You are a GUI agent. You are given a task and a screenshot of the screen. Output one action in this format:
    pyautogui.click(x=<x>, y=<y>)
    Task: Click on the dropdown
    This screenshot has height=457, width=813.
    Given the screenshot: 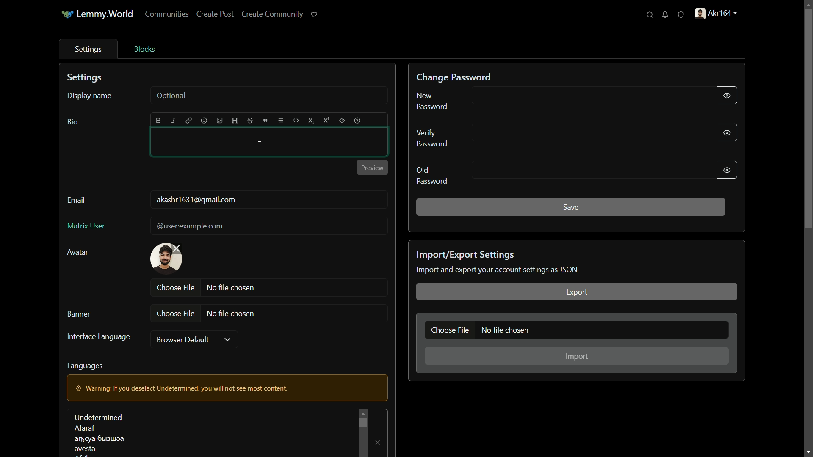 What is the action you would take?
    pyautogui.click(x=227, y=340)
    